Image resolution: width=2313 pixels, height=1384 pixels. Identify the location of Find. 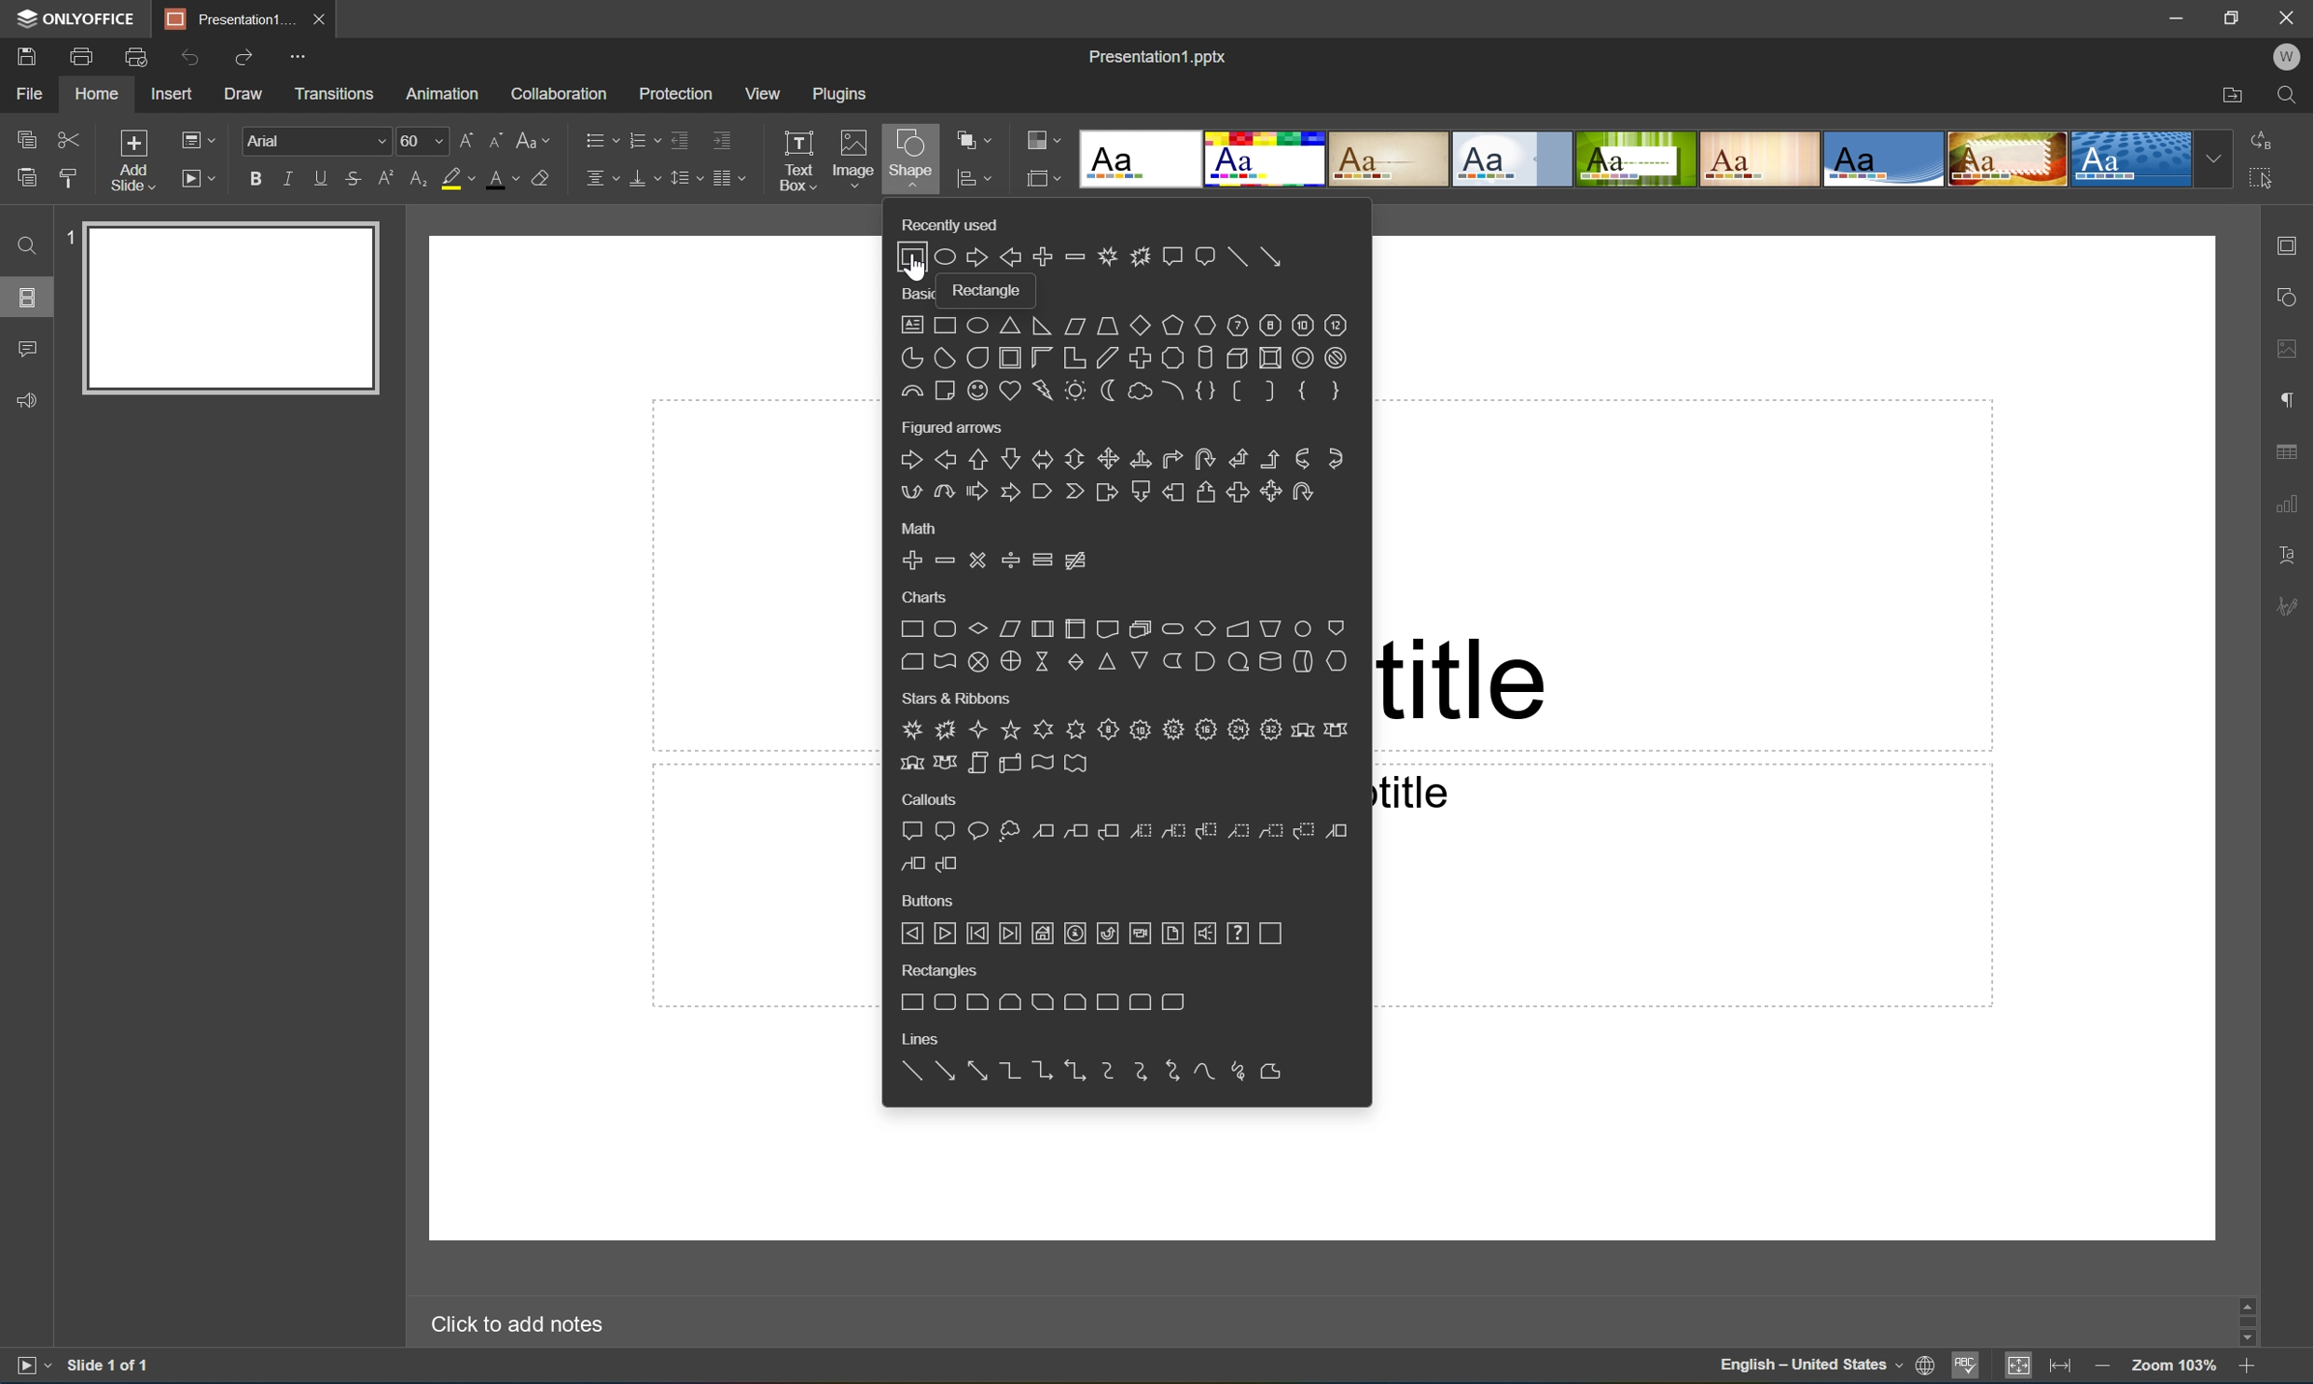
(2286, 95).